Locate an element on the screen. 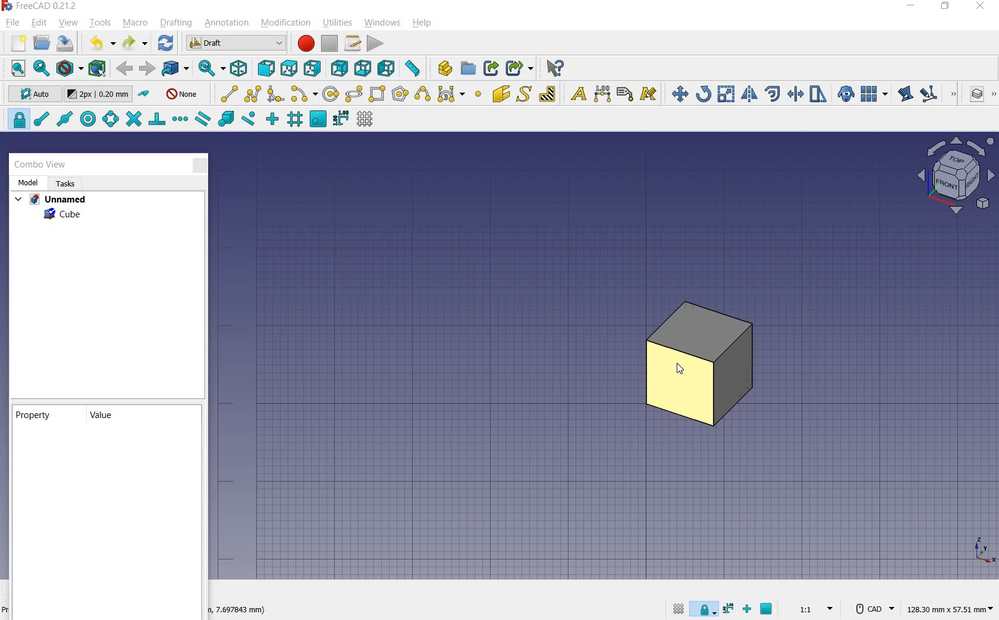 This screenshot has height=620, width=999. help is located at coordinates (422, 23).